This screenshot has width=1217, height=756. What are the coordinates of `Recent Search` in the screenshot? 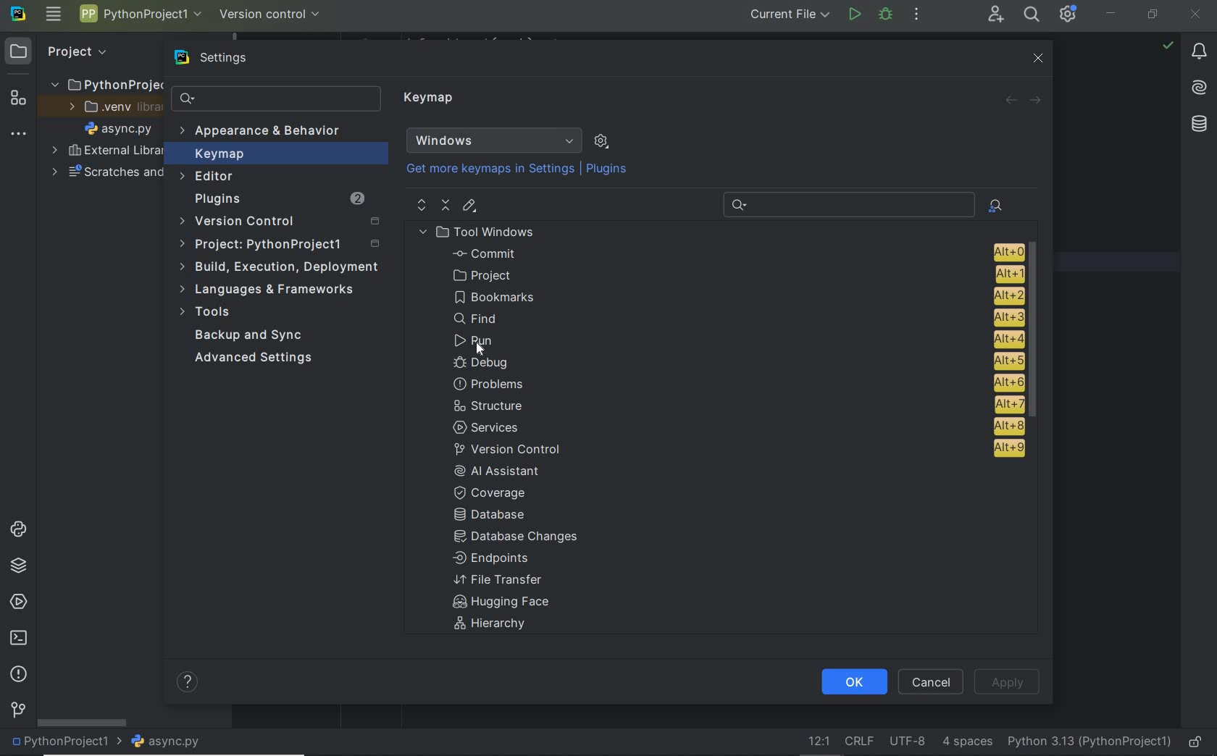 It's located at (846, 203).